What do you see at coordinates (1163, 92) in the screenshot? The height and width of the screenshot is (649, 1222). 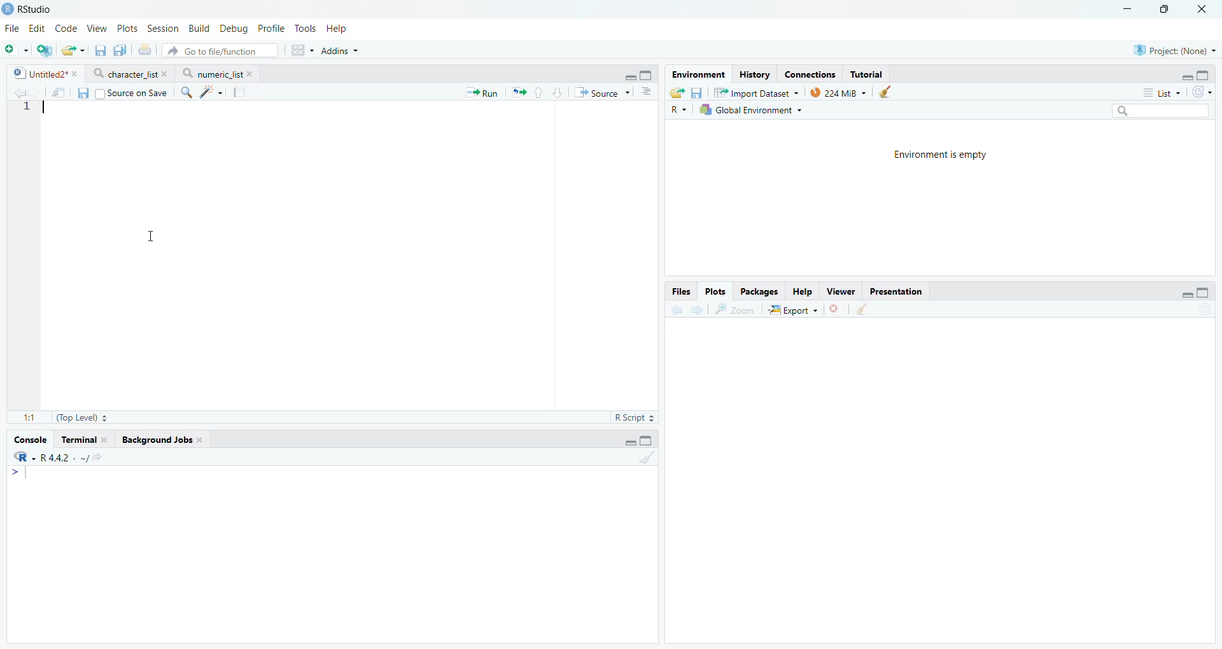 I see `List` at bounding box center [1163, 92].